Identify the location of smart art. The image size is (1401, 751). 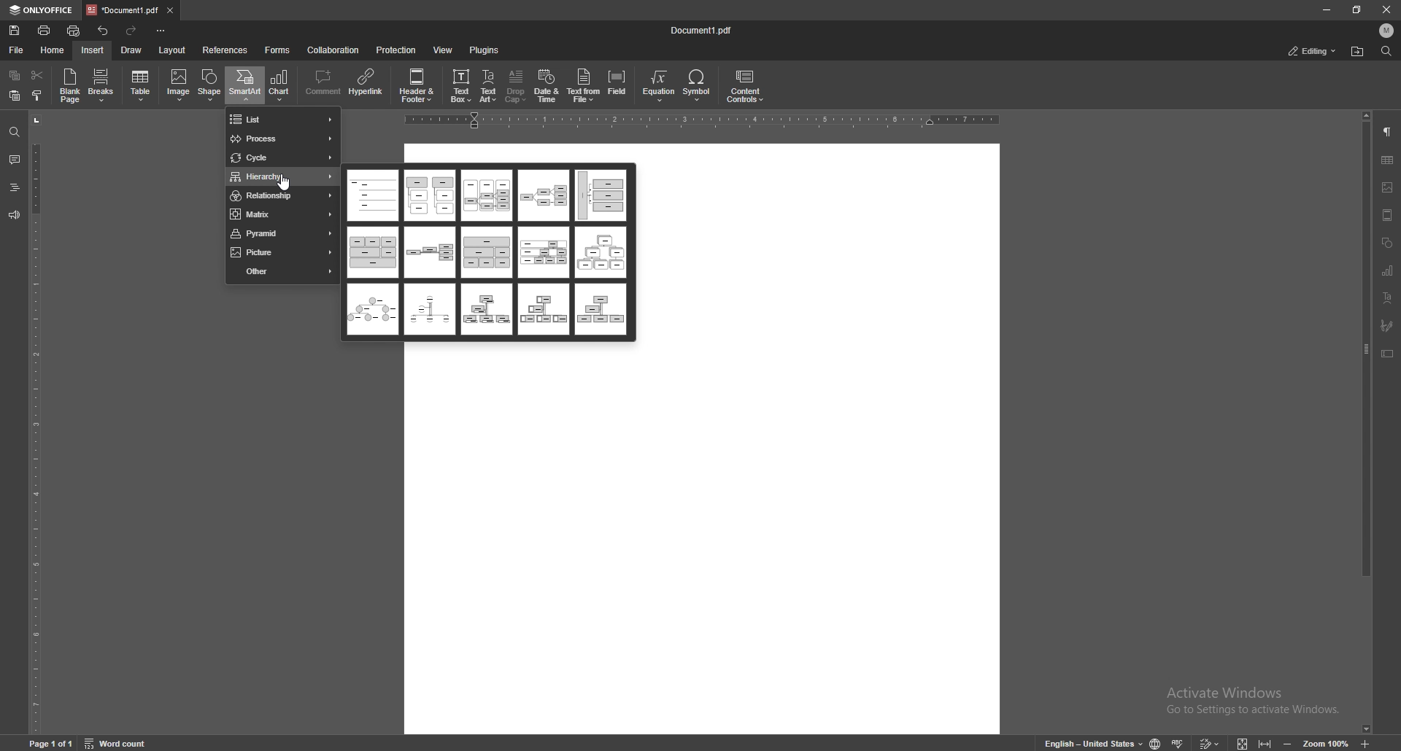
(244, 85).